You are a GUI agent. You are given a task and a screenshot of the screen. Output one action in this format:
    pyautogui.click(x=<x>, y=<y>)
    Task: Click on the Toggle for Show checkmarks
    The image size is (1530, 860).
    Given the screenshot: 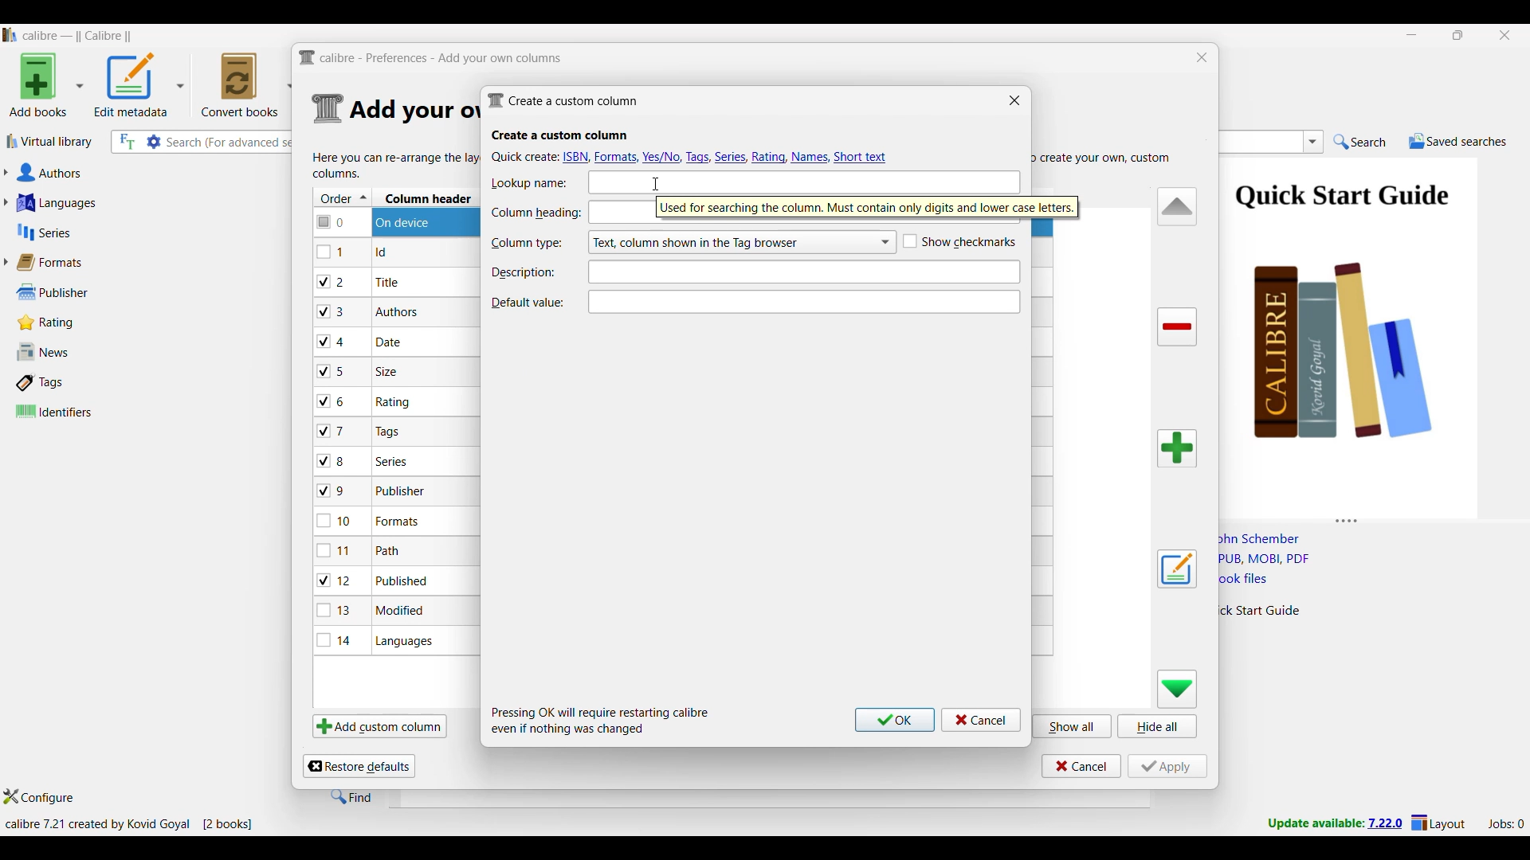 What is the action you would take?
    pyautogui.click(x=959, y=242)
    